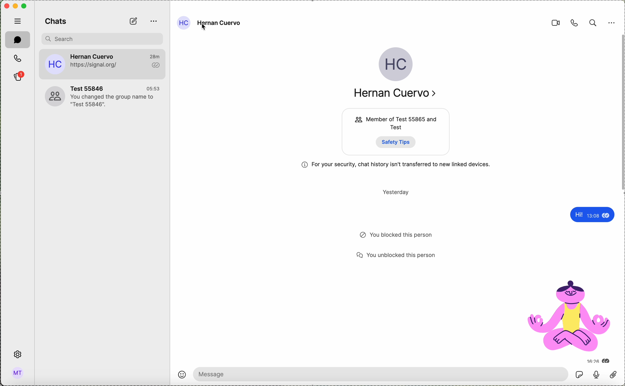 Image resolution: width=625 pixels, height=386 pixels. What do you see at coordinates (396, 65) in the screenshot?
I see `Hernan Cuervo profile` at bounding box center [396, 65].